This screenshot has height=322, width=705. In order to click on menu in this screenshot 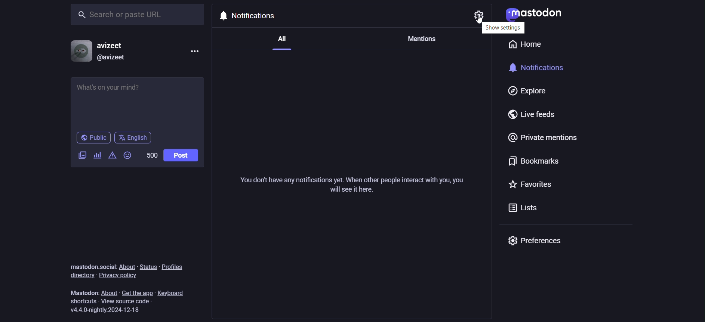, I will do `click(194, 50)`.